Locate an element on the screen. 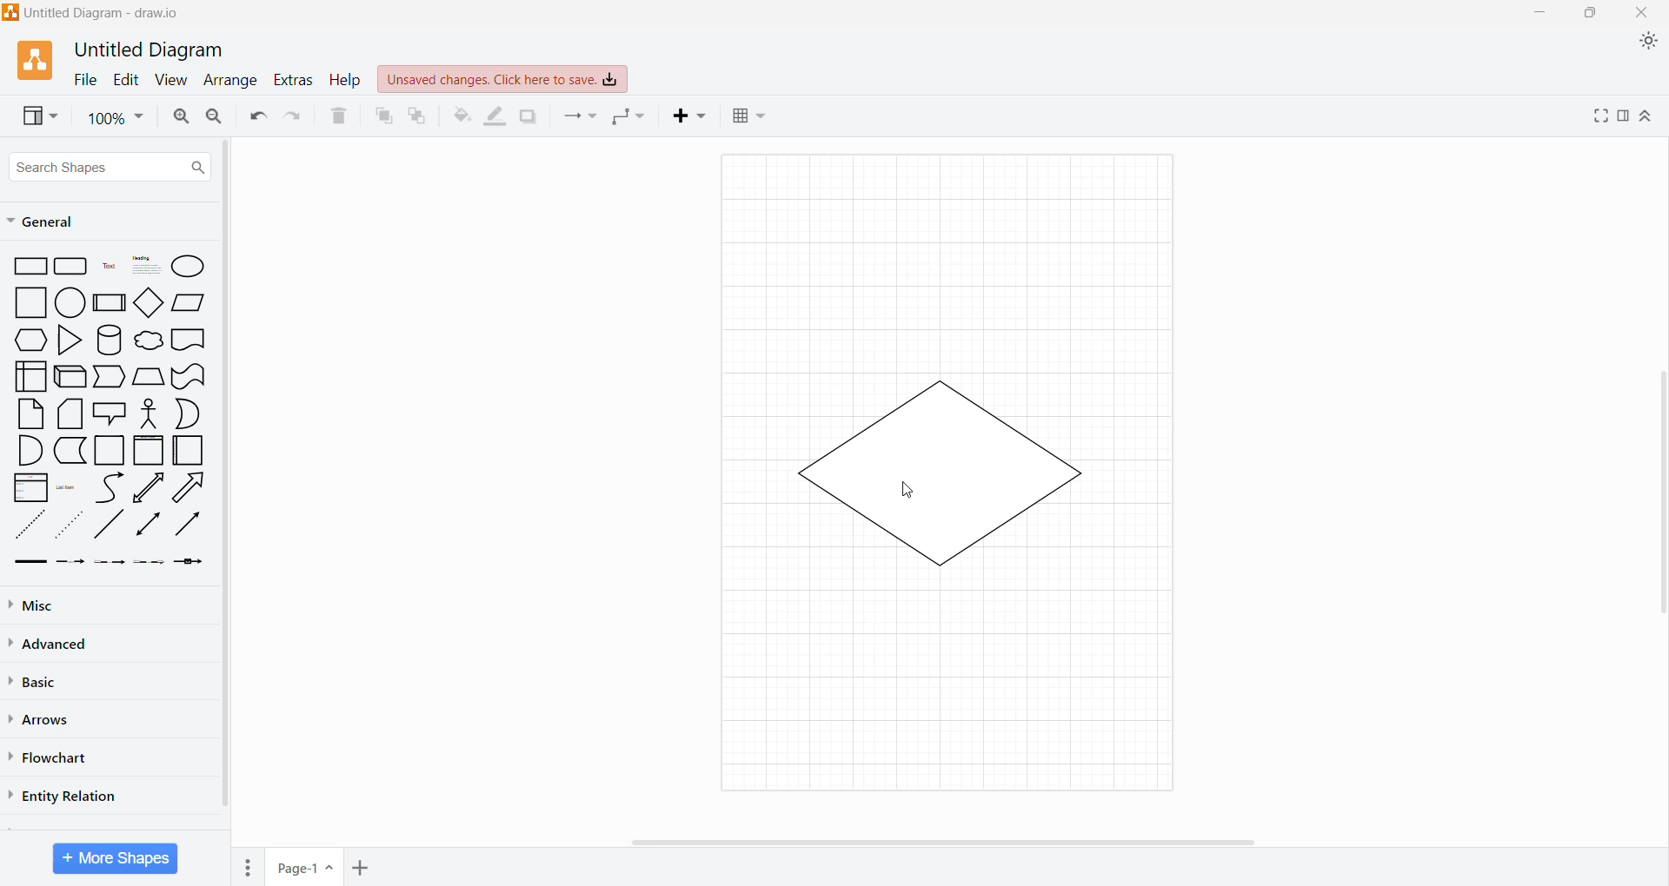 This screenshot has height=886, width=1669. Horizontal Scroll Bar is located at coordinates (947, 840).